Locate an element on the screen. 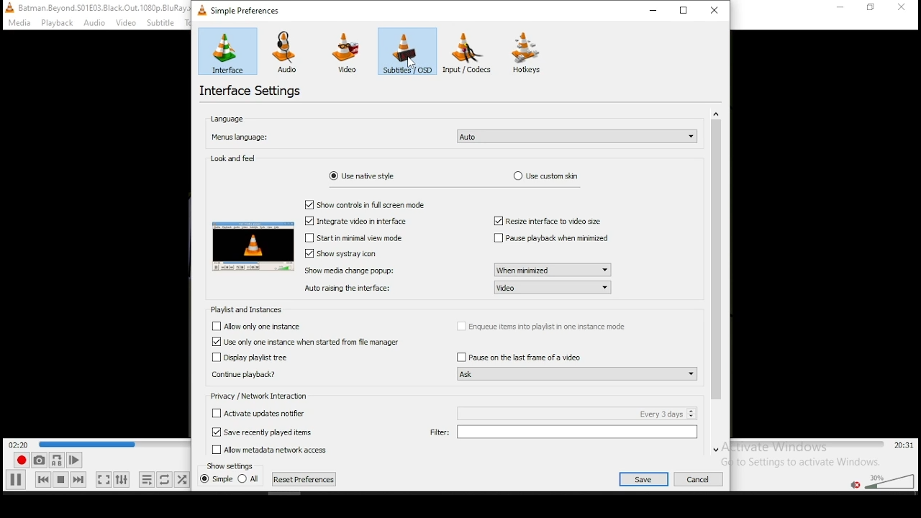 The image size is (921, 518). checkbox: allow only one instance is located at coordinates (263, 327).